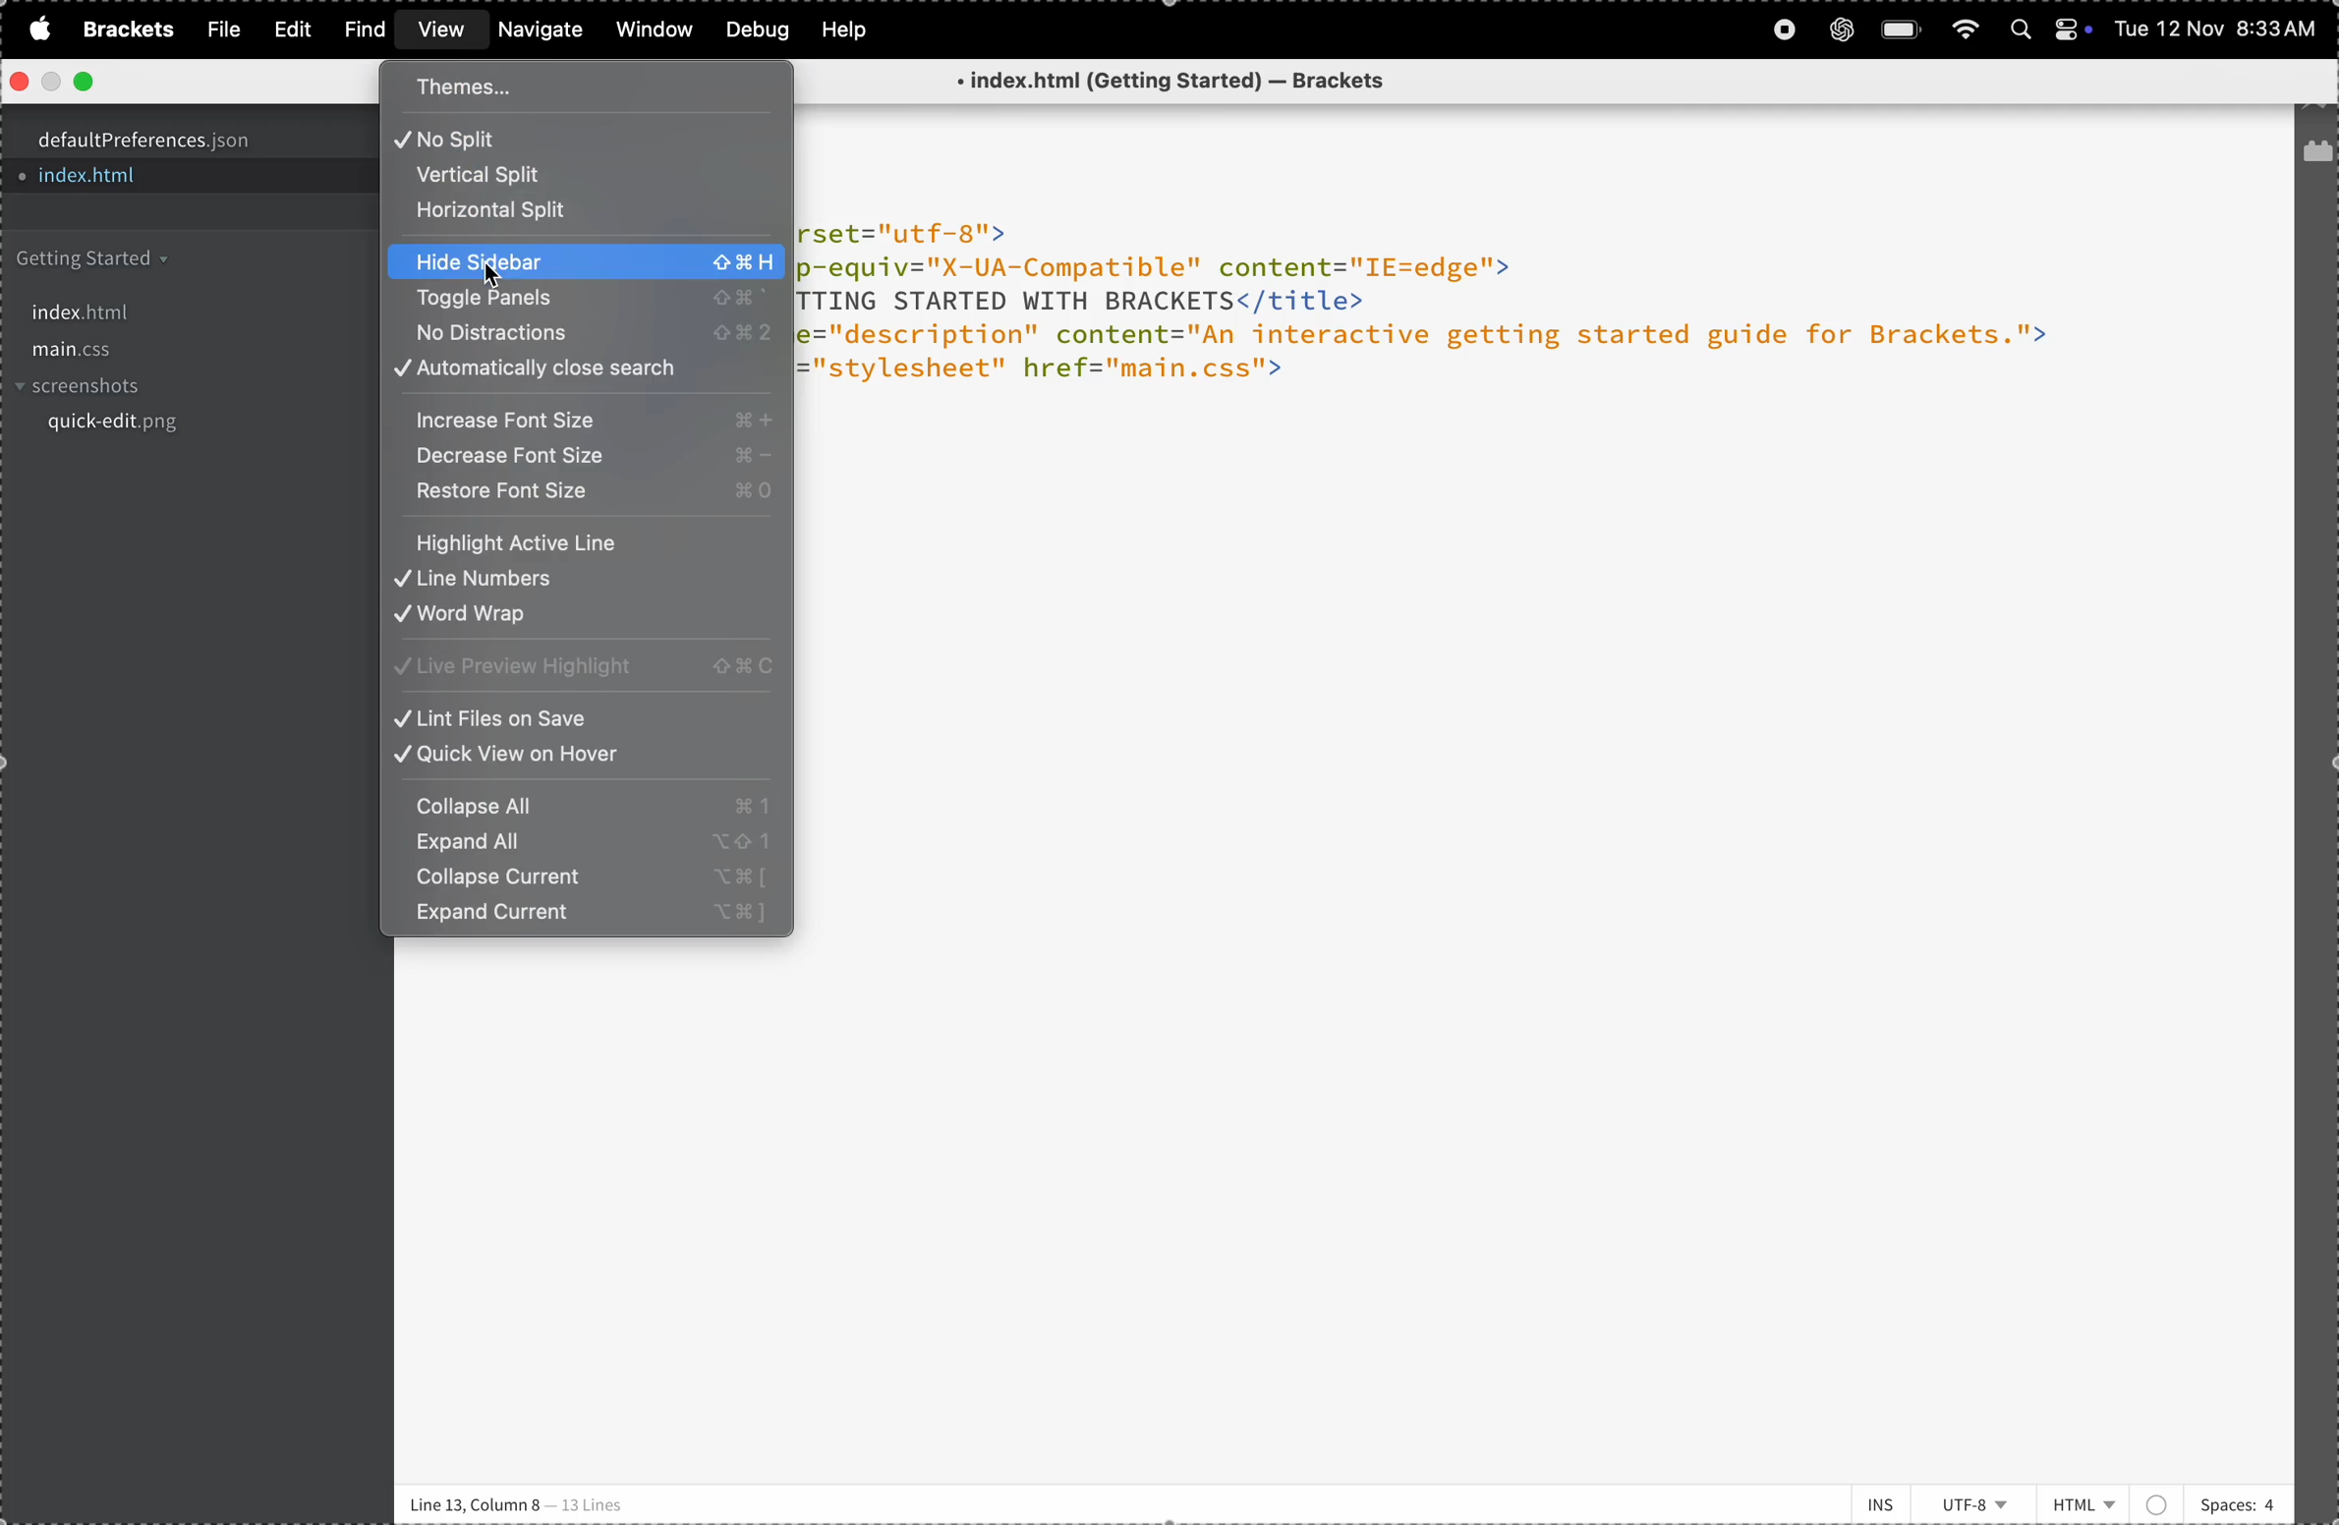 This screenshot has height=1525, width=2339. What do you see at coordinates (584, 371) in the screenshot?
I see `automatically close serach` at bounding box center [584, 371].